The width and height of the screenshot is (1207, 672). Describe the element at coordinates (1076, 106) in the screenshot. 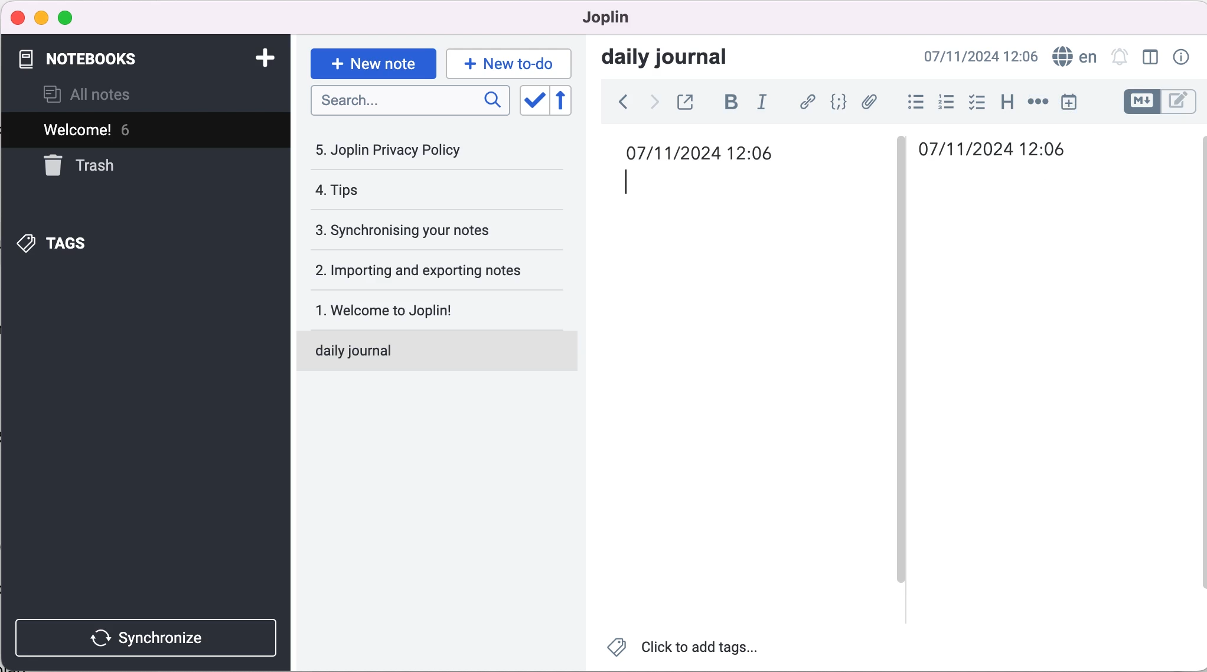

I see `insert time` at that location.